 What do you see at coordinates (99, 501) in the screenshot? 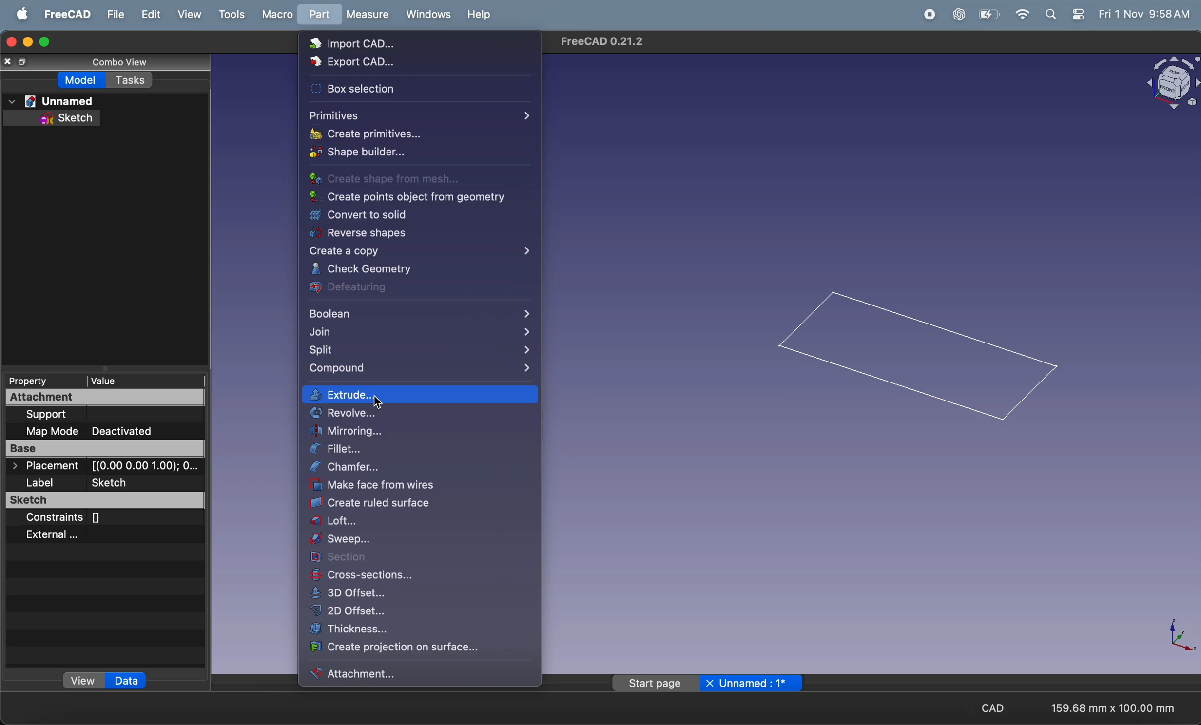
I see `sketch` at bounding box center [99, 501].